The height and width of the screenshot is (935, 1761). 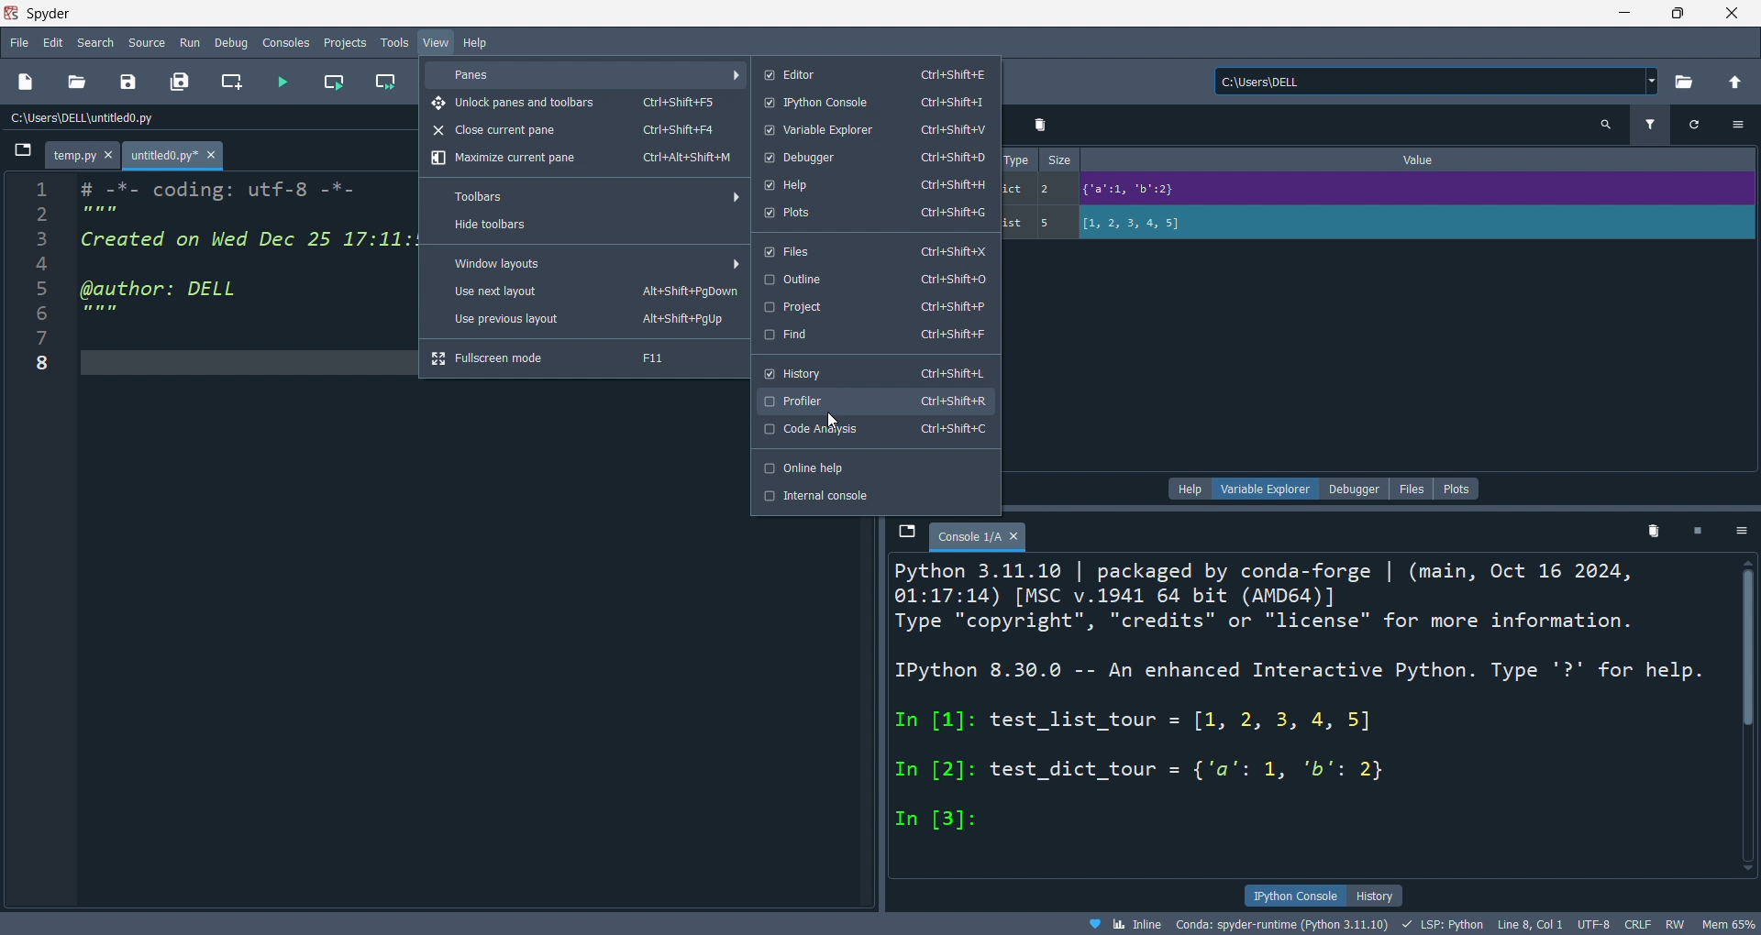 I want to click on new cell, so click(x=229, y=81).